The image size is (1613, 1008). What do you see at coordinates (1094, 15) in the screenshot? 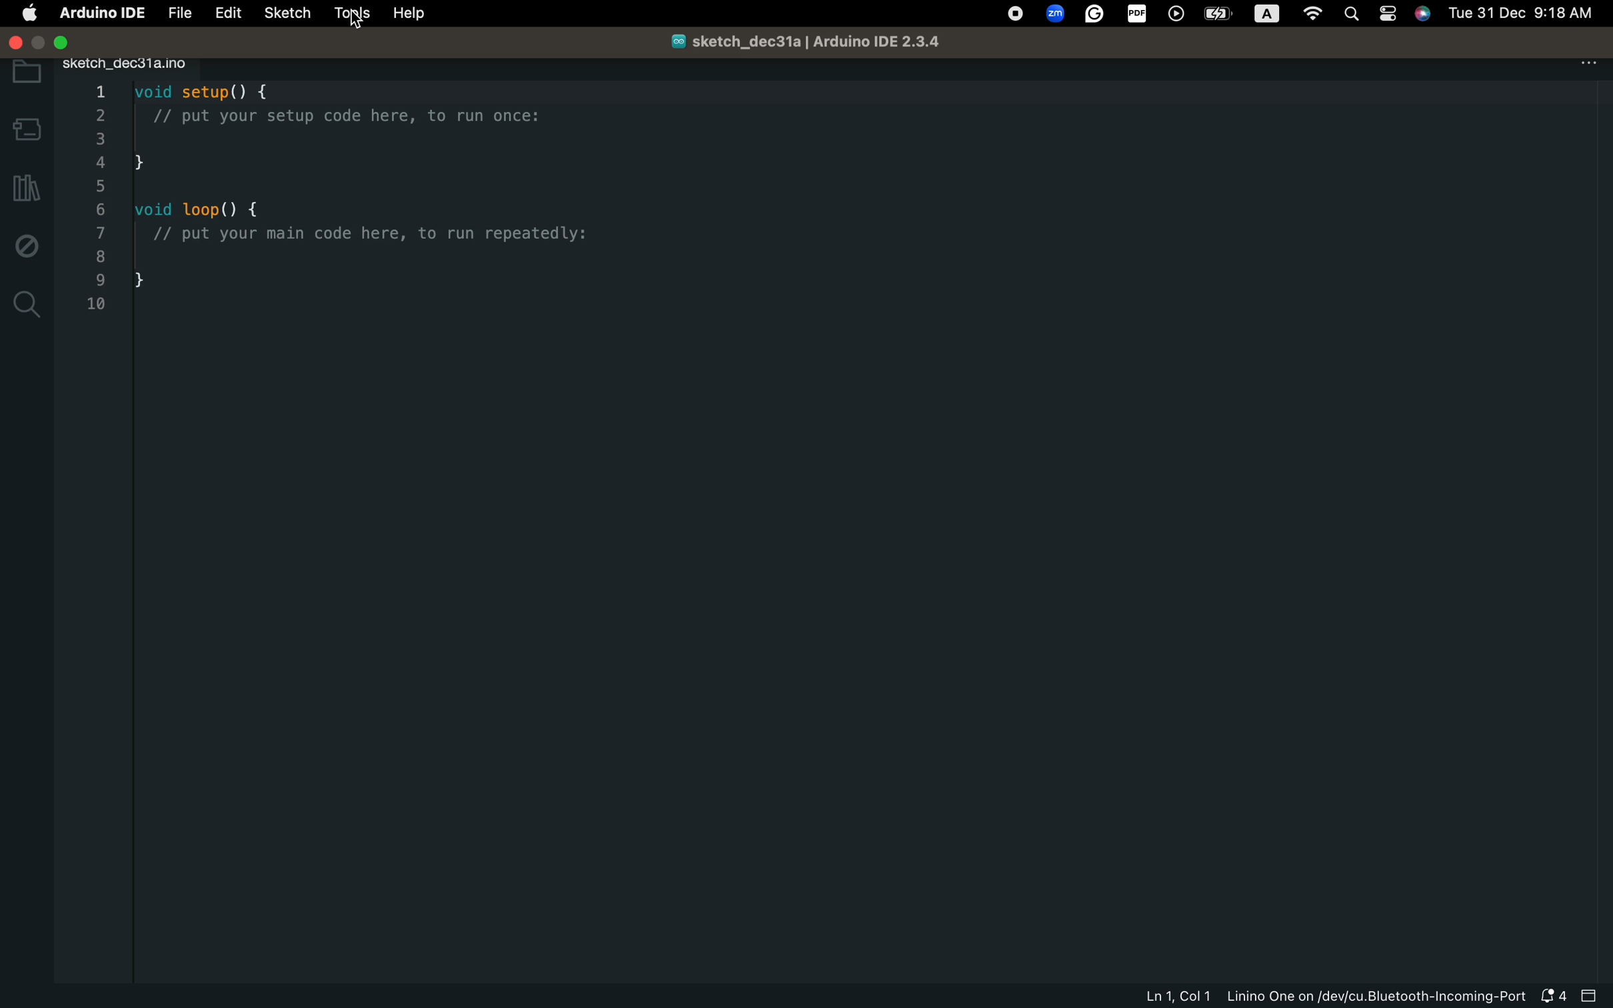
I see `google extension` at bounding box center [1094, 15].